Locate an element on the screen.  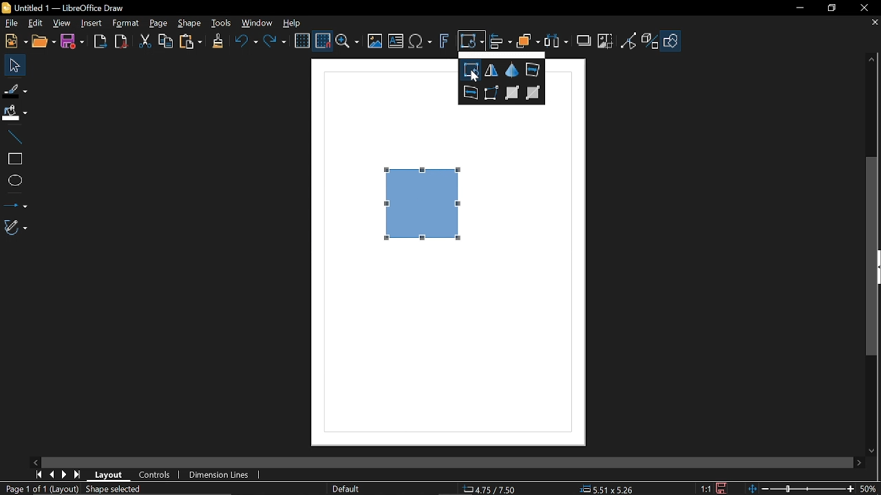
LibreOffice Logo is located at coordinates (6, 8).